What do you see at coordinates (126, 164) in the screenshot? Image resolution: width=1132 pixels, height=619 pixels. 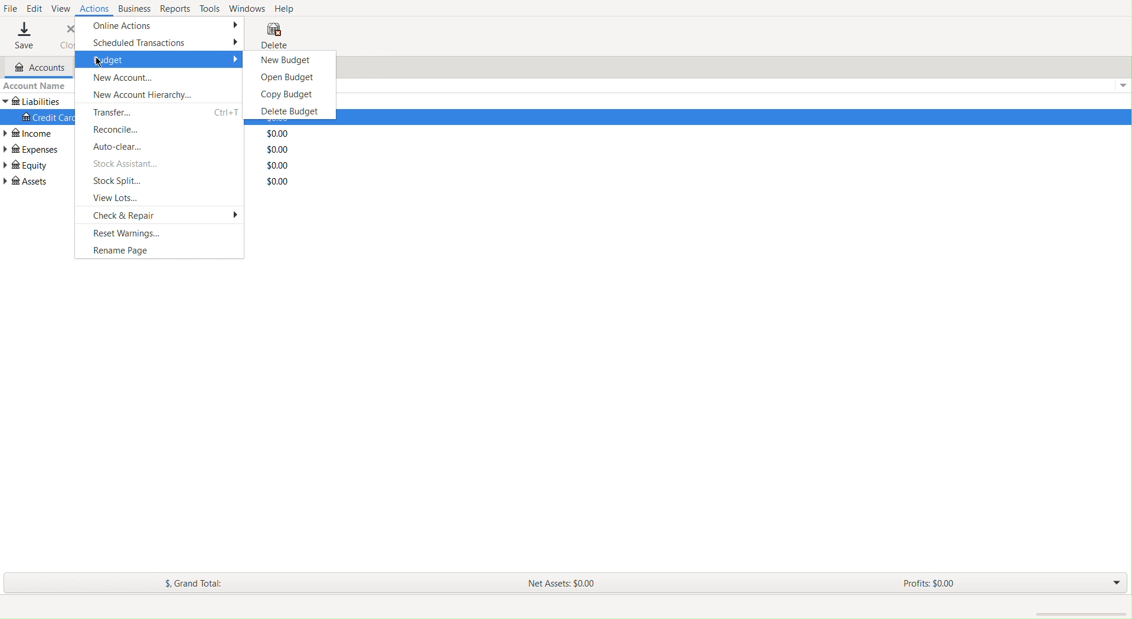 I see `Stock Assistant` at bounding box center [126, 164].